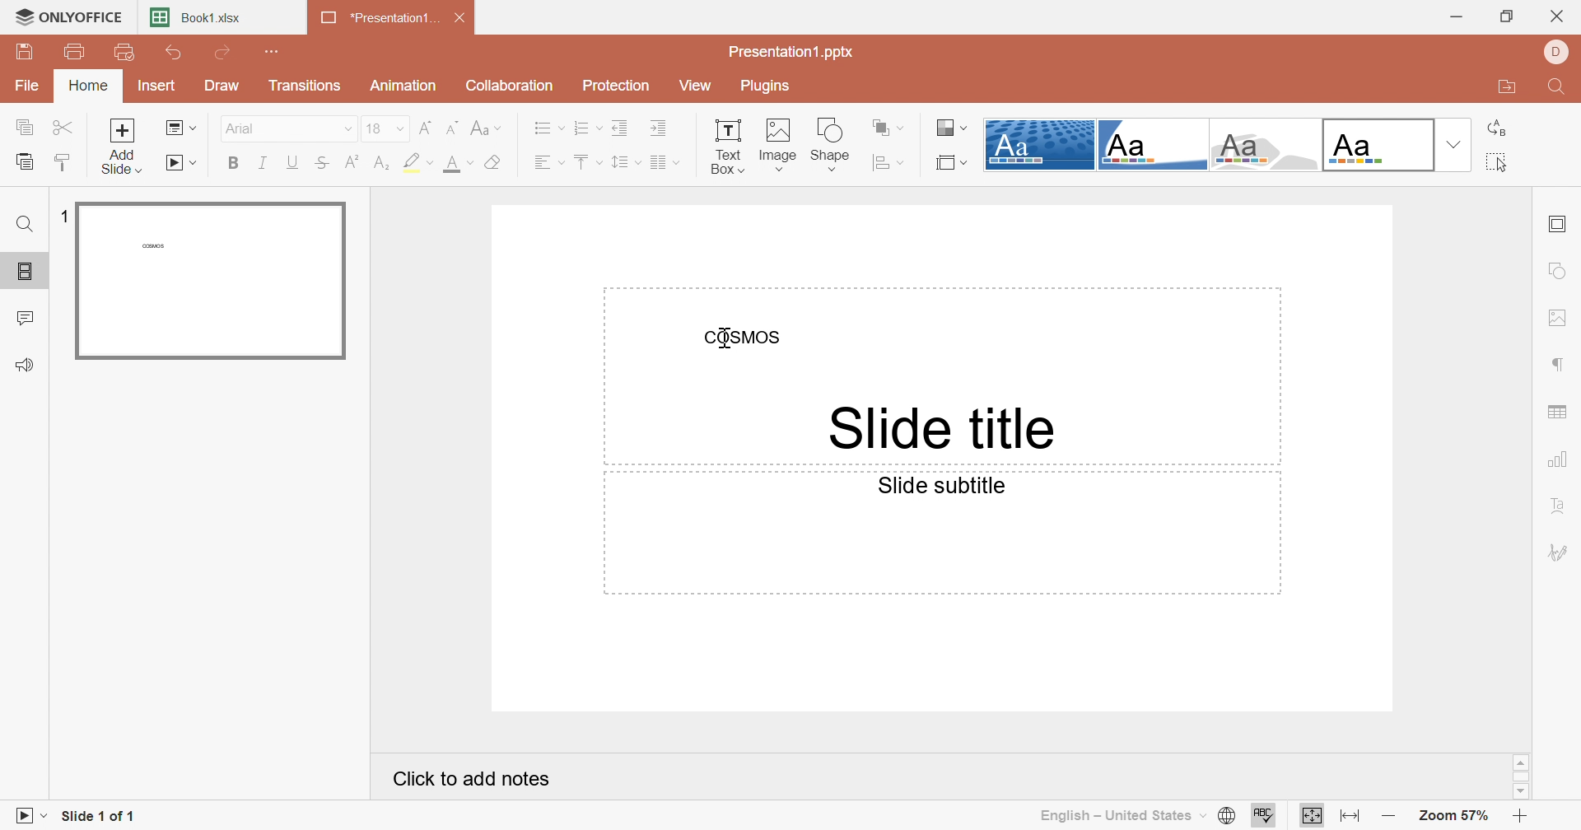 The height and width of the screenshot is (830, 1581). Describe the element at coordinates (1349, 814) in the screenshot. I see `Fit to width` at that location.